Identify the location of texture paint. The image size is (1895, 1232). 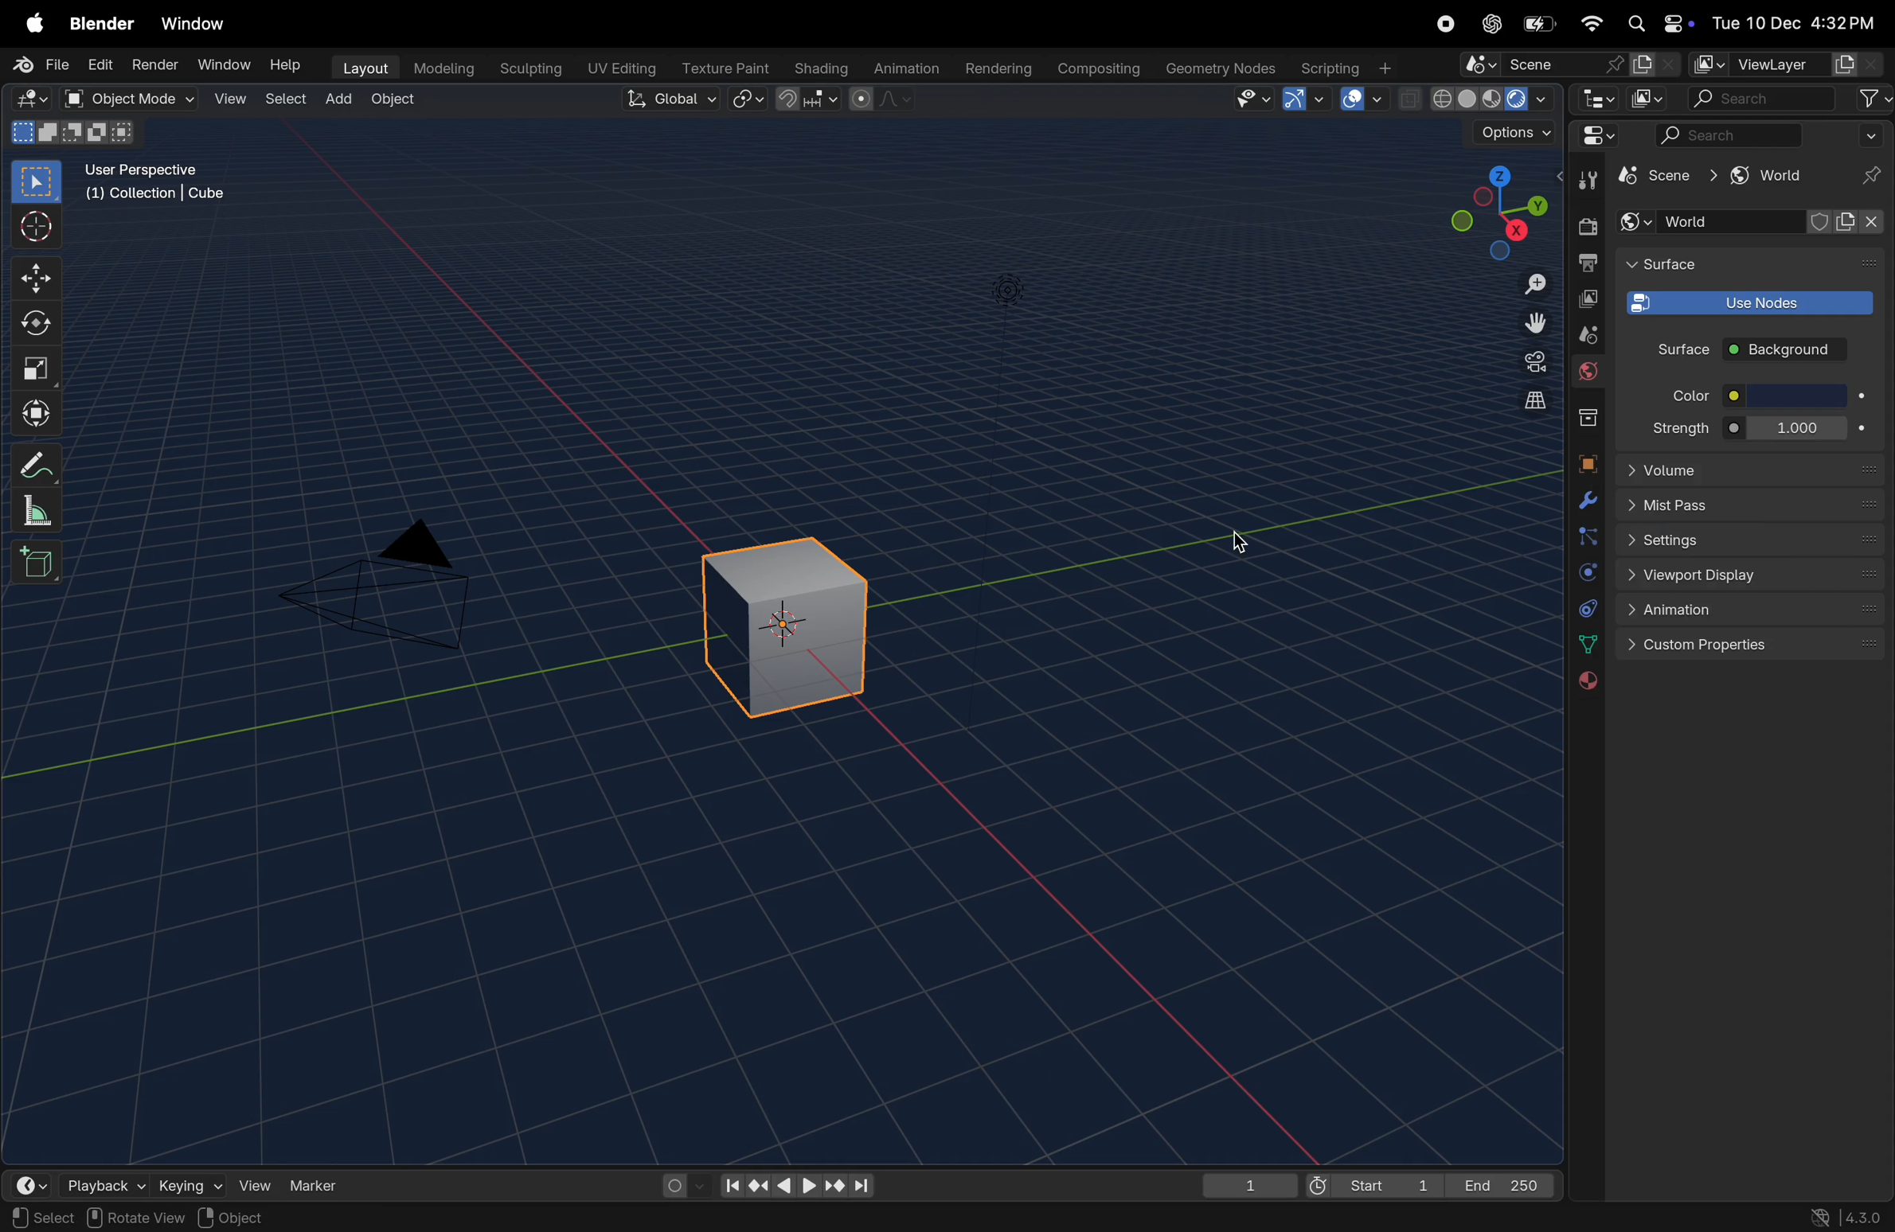
(721, 66).